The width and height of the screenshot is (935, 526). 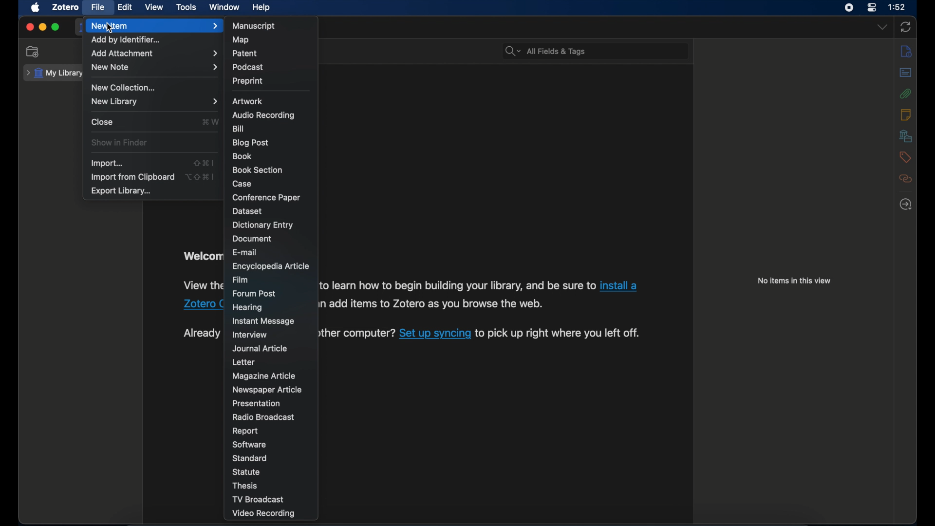 I want to click on minimize, so click(x=42, y=27).